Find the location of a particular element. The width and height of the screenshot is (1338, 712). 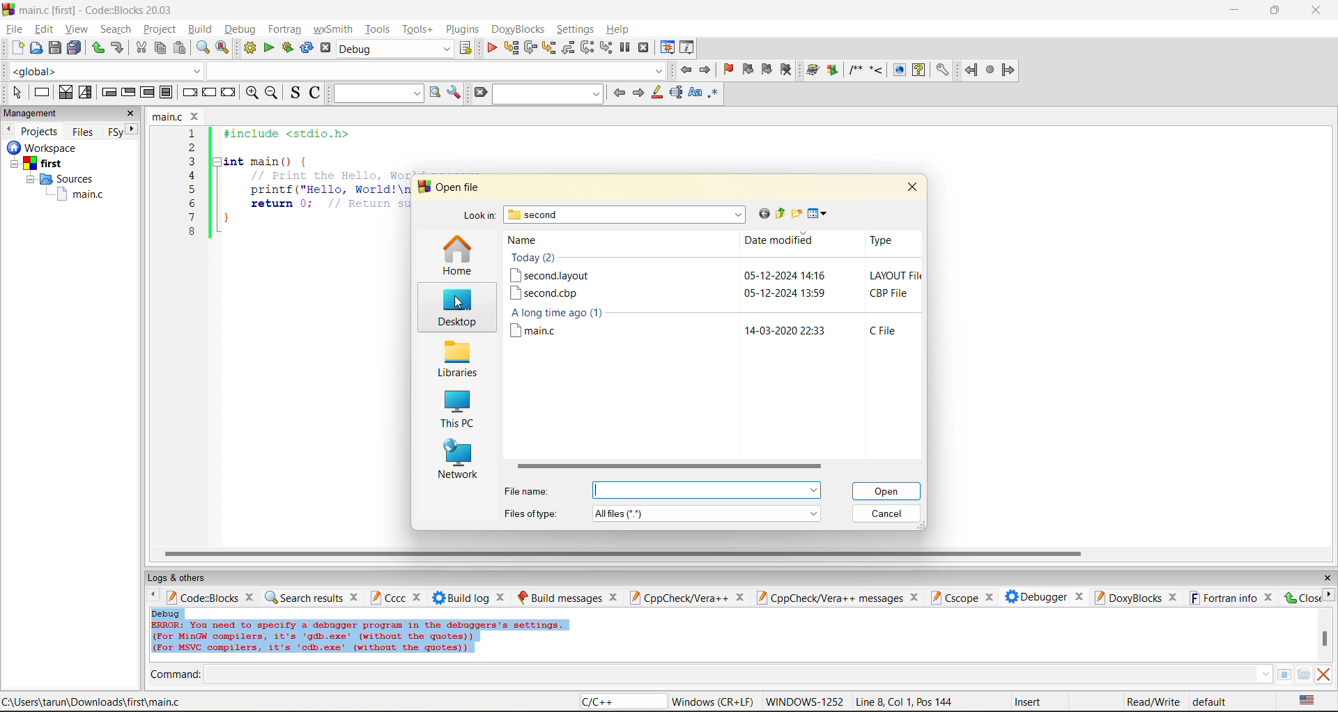

toggle bookmark is located at coordinates (730, 70).